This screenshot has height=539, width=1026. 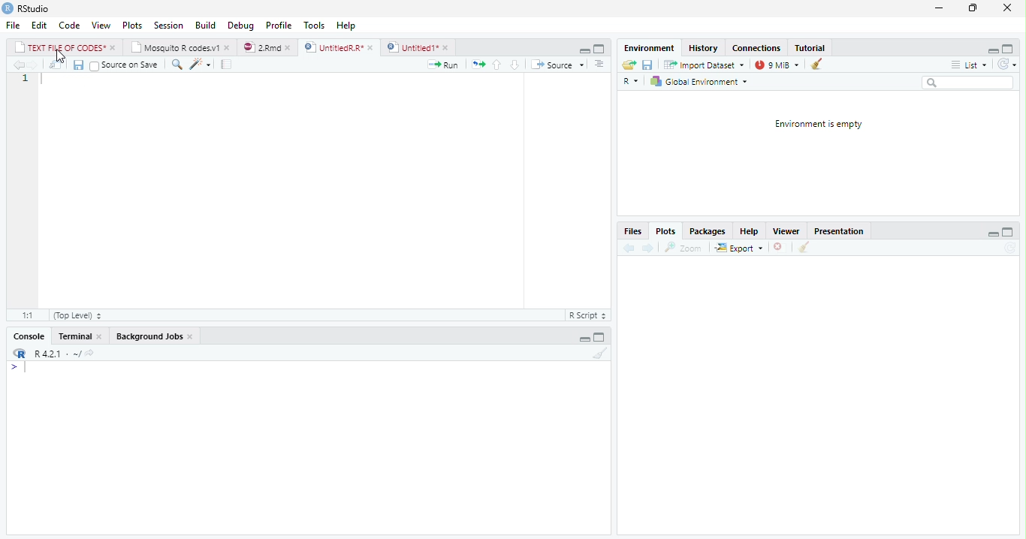 What do you see at coordinates (40, 26) in the screenshot?
I see `Edit` at bounding box center [40, 26].